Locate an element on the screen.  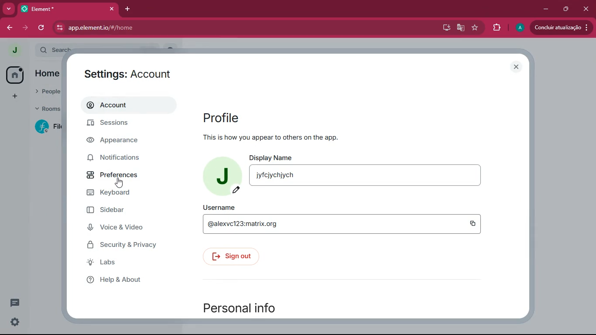
close is located at coordinates (517, 67).